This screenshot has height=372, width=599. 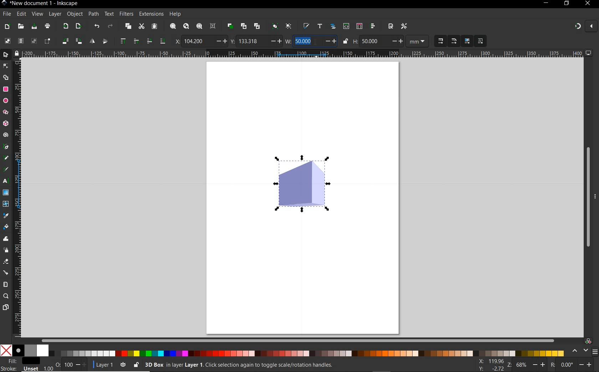 What do you see at coordinates (6, 205) in the screenshot?
I see `mesh tool` at bounding box center [6, 205].